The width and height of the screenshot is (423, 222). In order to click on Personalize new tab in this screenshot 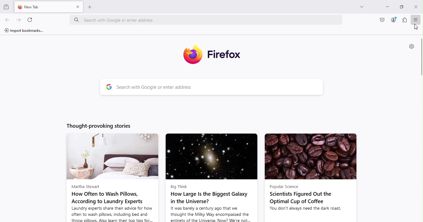, I will do `click(411, 47)`.